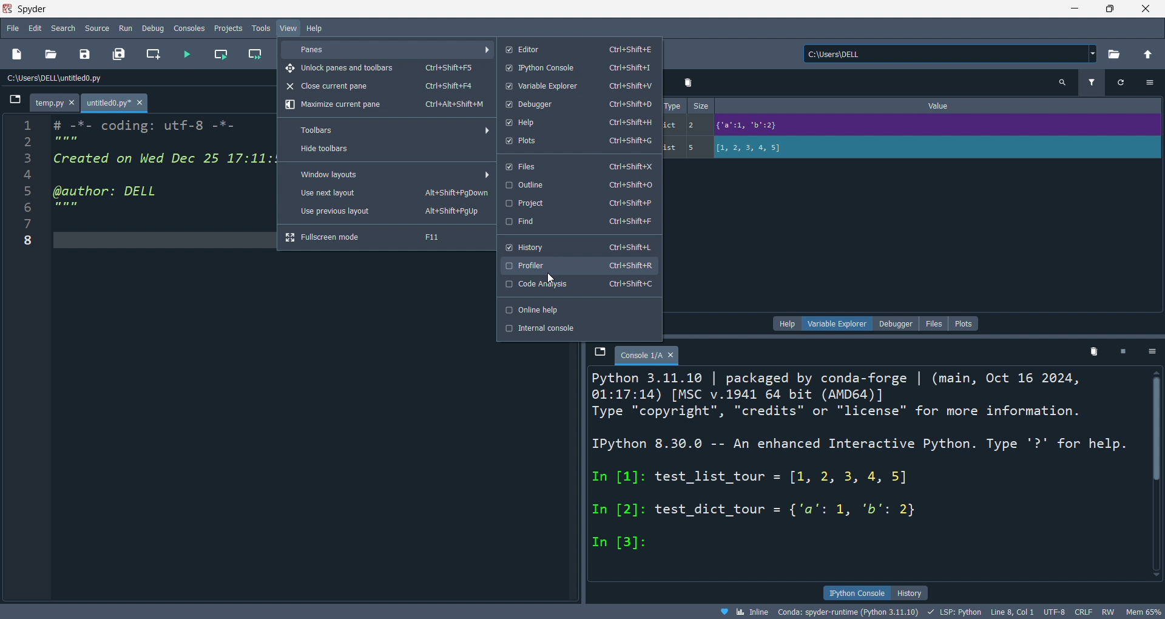 This screenshot has width=1165, height=619. I want to click on ipython console, so click(858, 594).